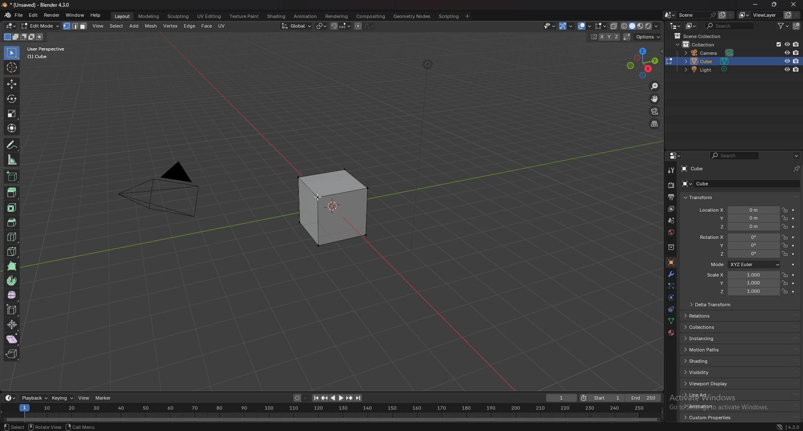 This screenshot has width=803, height=431. I want to click on face, so click(206, 27).